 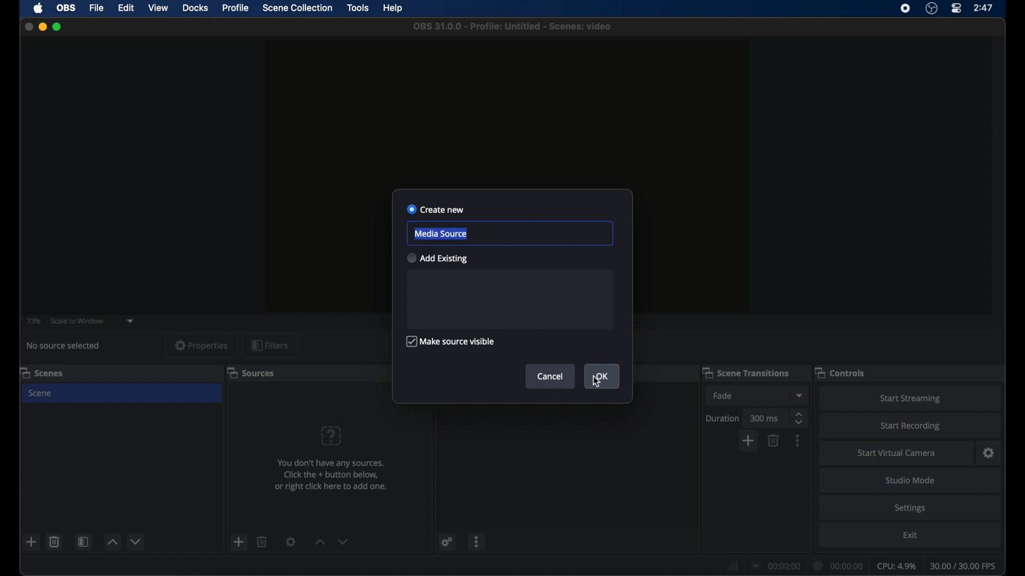 What do you see at coordinates (195, 8) in the screenshot?
I see `docks` at bounding box center [195, 8].